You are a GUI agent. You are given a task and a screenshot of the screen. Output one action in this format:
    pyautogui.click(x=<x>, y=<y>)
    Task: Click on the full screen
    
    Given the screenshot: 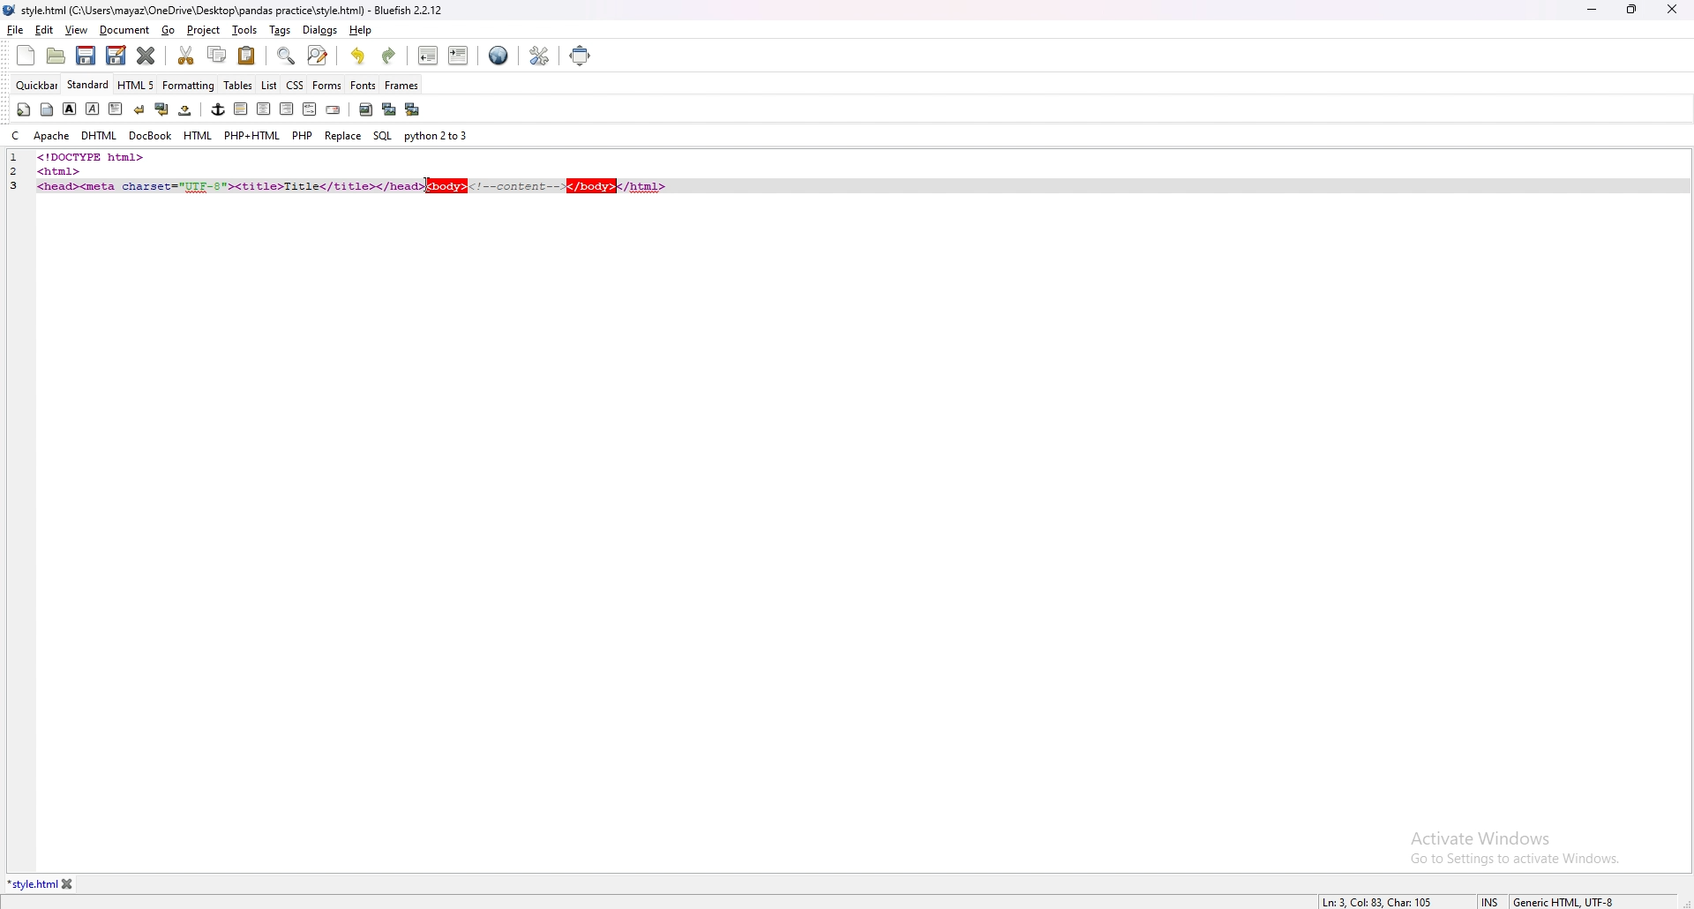 What is the action you would take?
    pyautogui.click(x=582, y=55)
    